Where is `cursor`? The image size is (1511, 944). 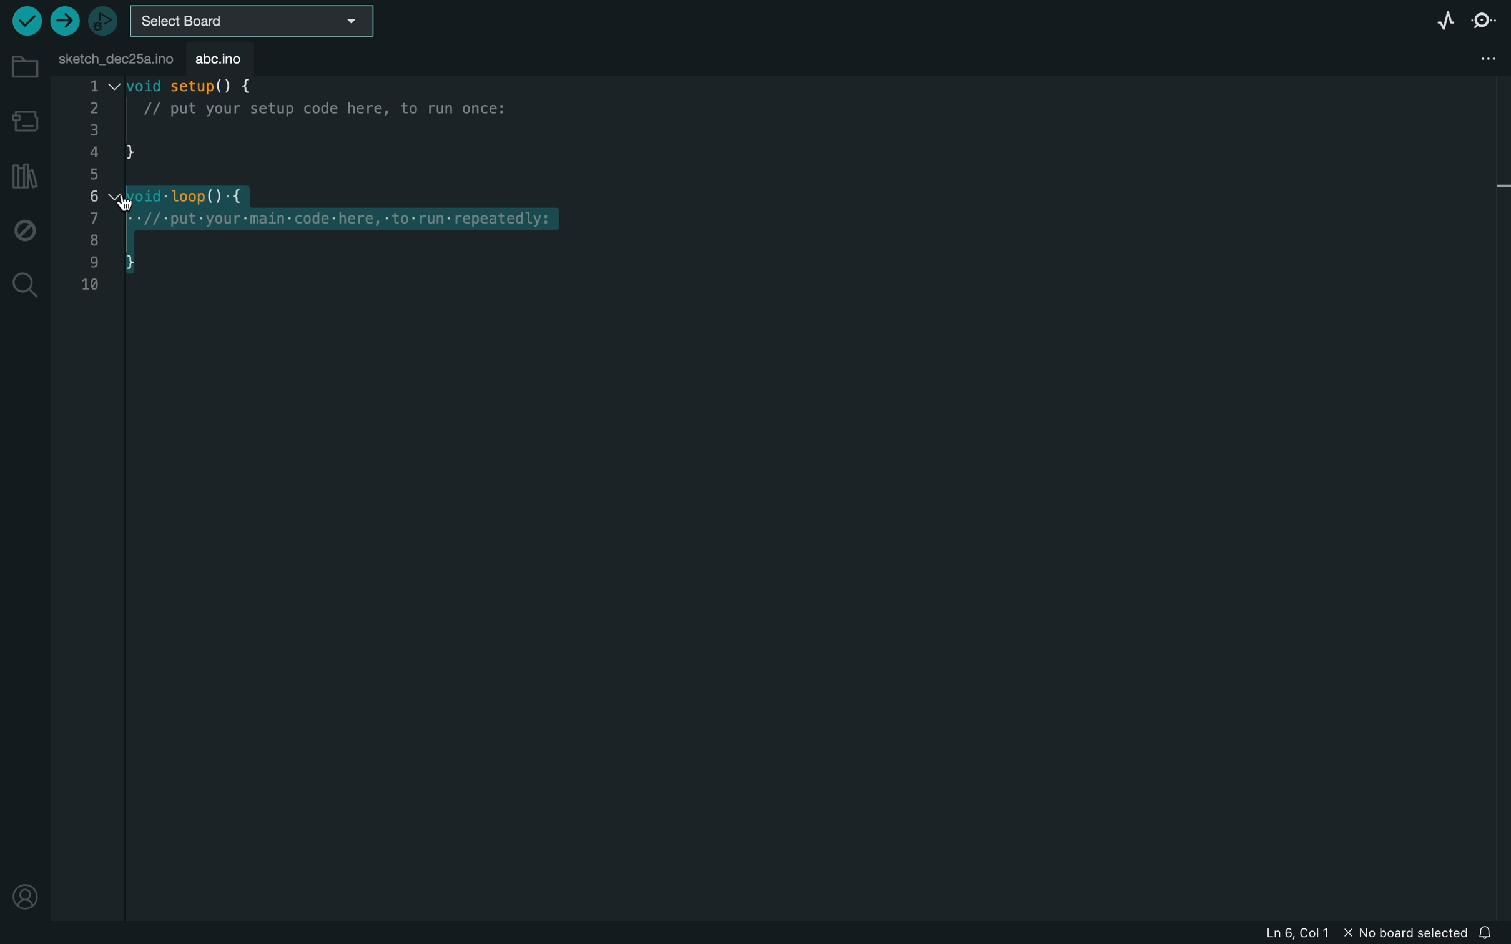
cursor is located at coordinates (149, 197).